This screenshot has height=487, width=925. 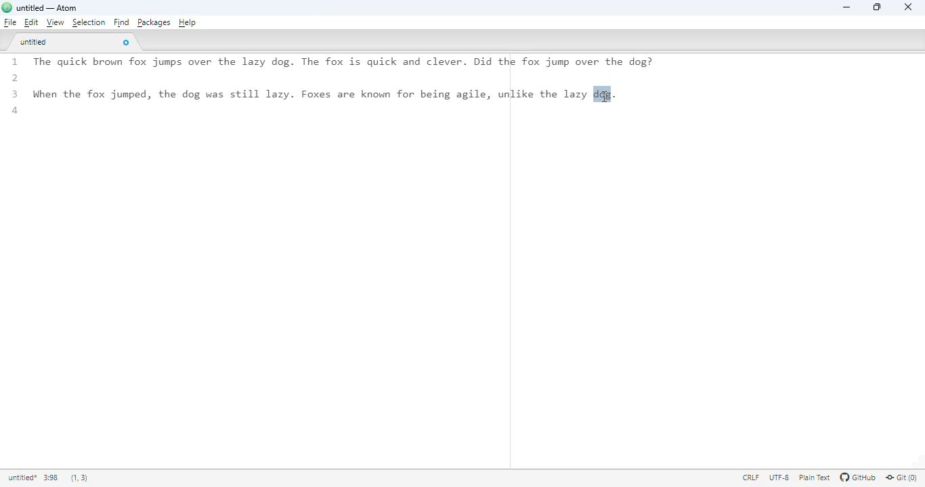 What do you see at coordinates (779, 478) in the screenshot?
I see `UTF-8` at bounding box center [779, 478].